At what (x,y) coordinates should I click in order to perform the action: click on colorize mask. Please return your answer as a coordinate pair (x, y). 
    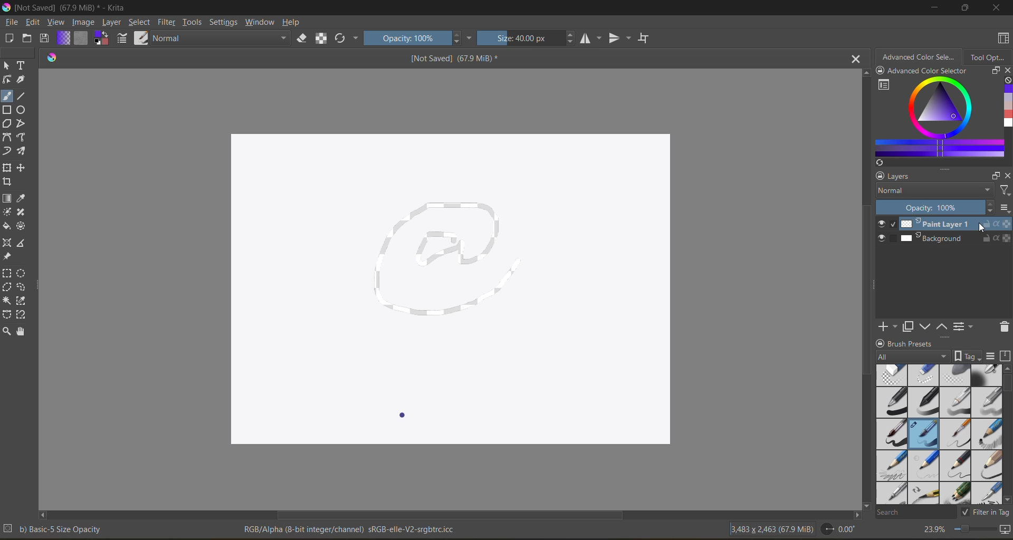
    Looking at the image, I should click on (6, 212).